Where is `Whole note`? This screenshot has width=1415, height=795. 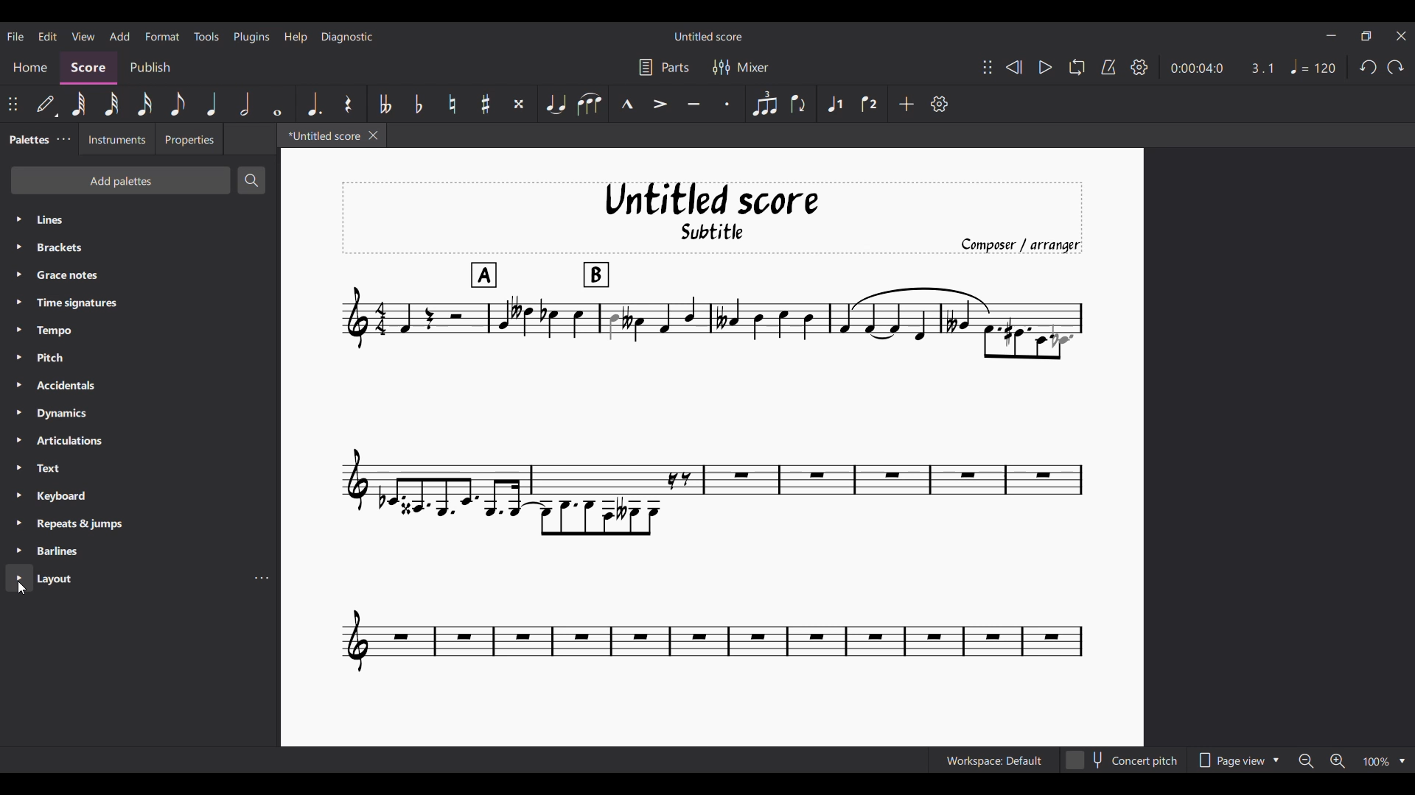
Whole note is located at coordinates (279, 104).